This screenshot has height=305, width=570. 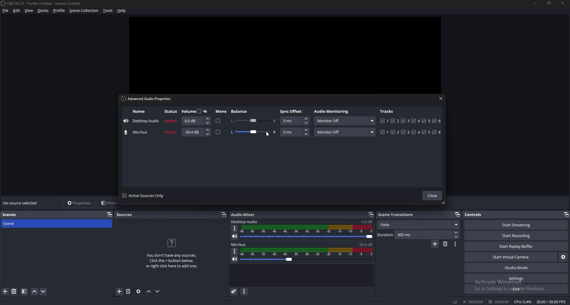 I want to click on volume, so click(x=194, y=111).